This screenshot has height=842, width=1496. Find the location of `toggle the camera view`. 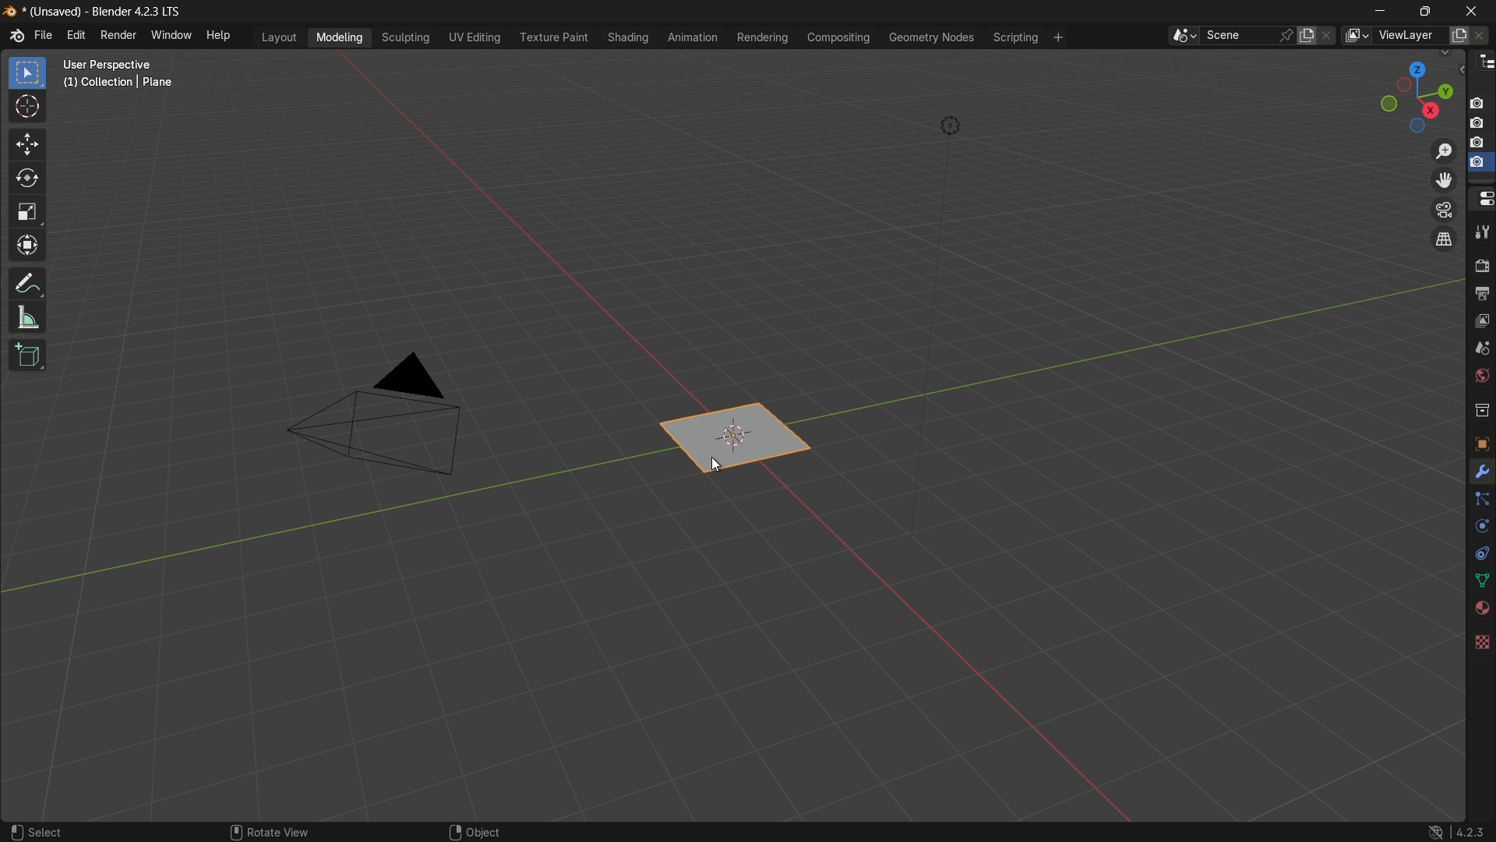

toggle the camera view is located at coordinates (1445, 210).